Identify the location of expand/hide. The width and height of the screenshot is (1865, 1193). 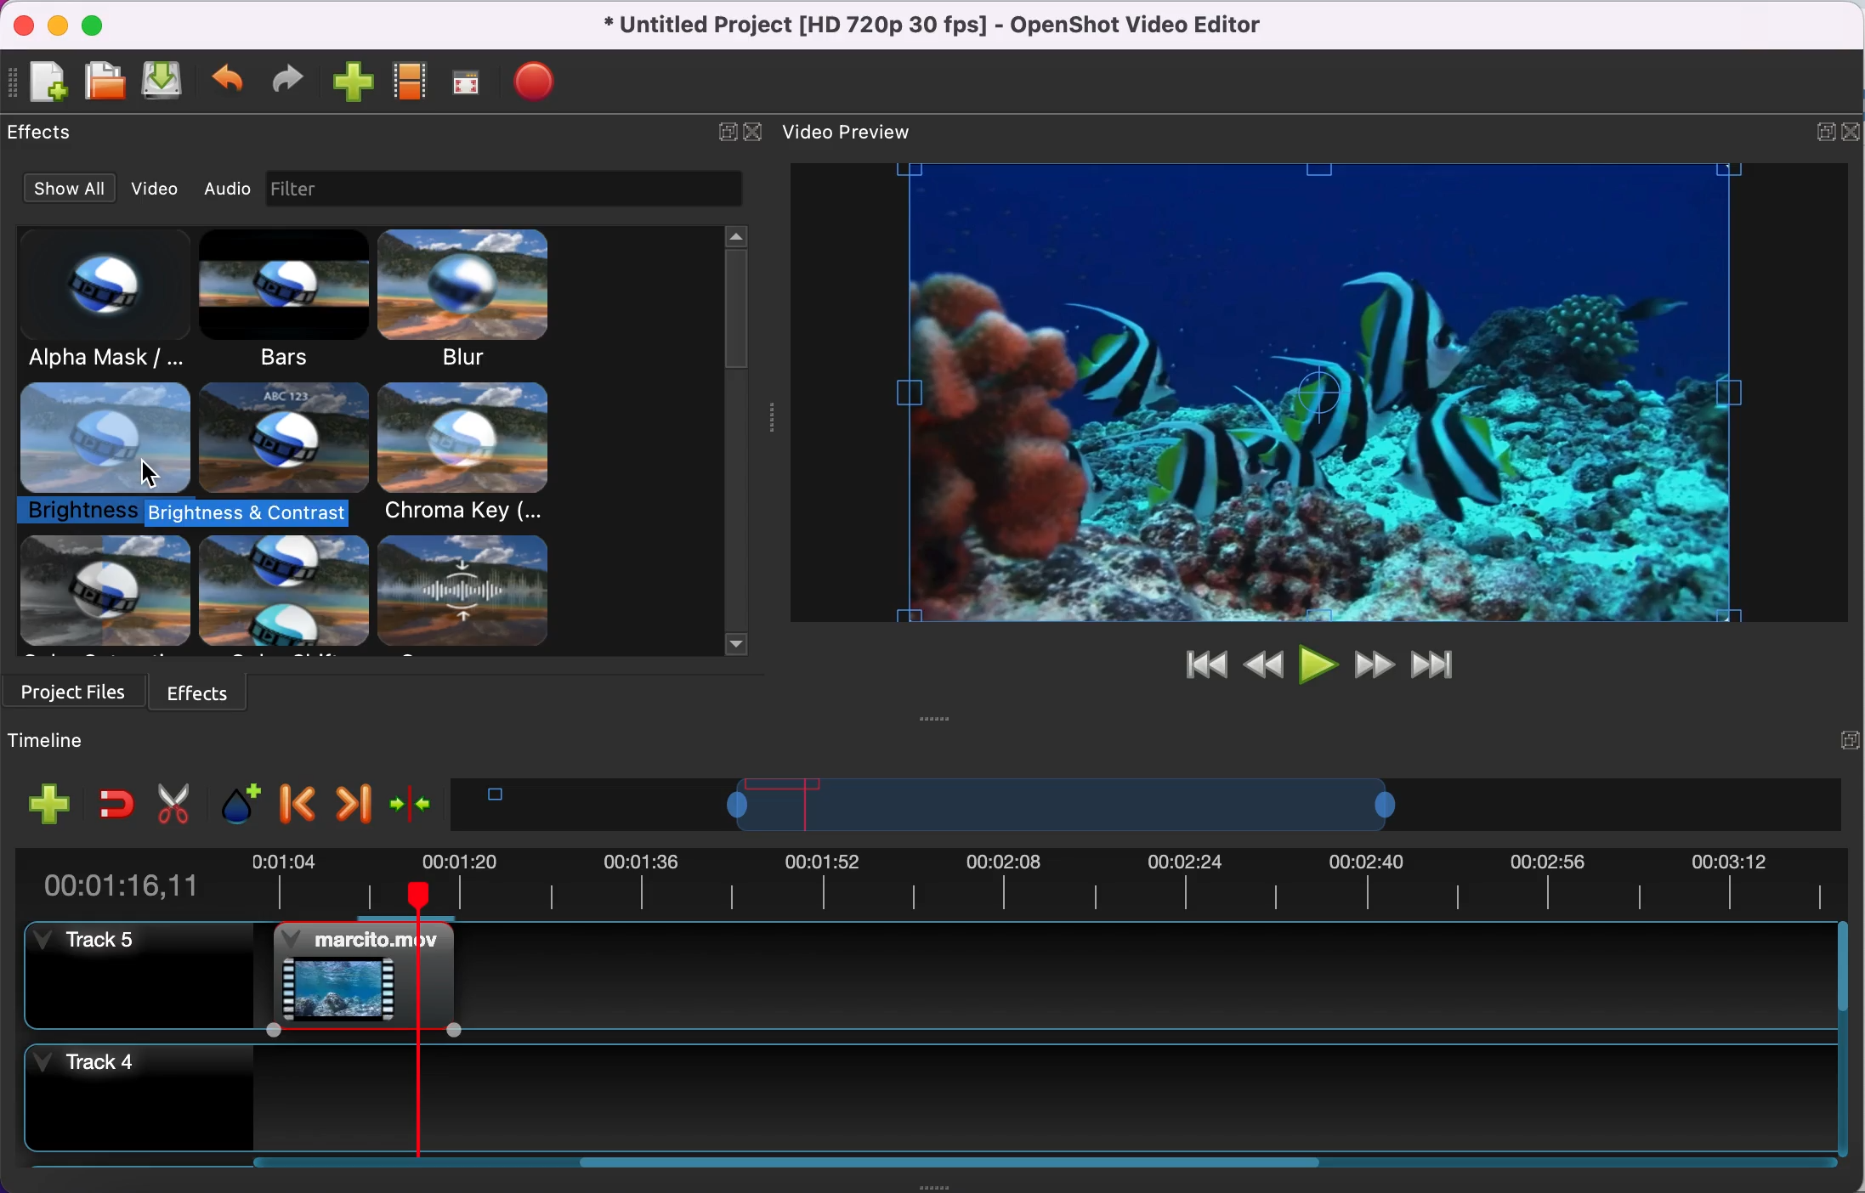
(1849, 738).